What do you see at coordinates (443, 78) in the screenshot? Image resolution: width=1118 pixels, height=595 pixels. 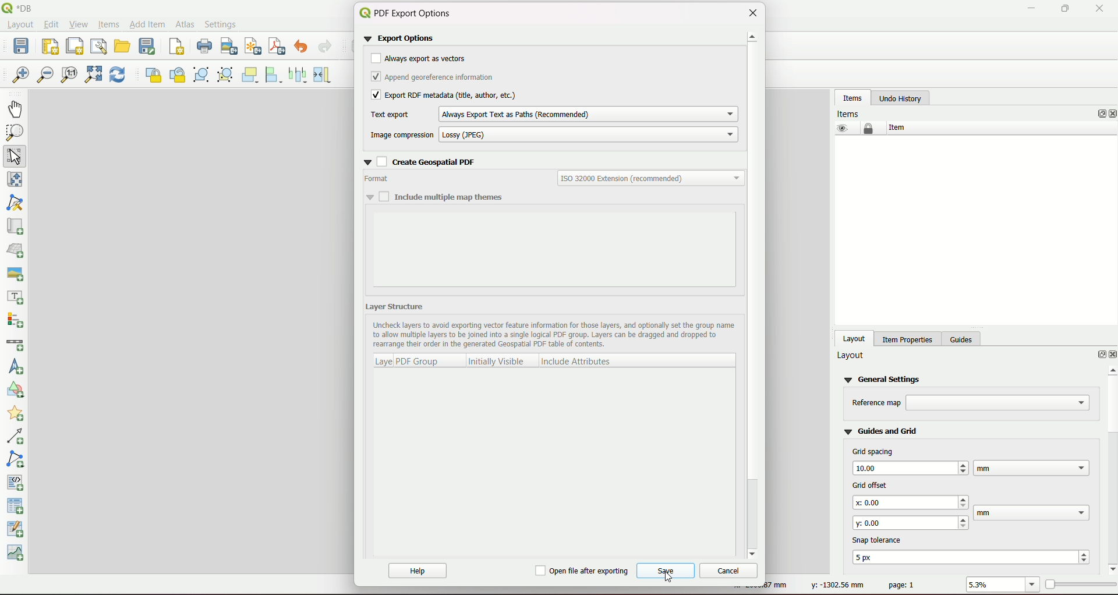 I see `Append georeference` at bounding box center [443, 78].